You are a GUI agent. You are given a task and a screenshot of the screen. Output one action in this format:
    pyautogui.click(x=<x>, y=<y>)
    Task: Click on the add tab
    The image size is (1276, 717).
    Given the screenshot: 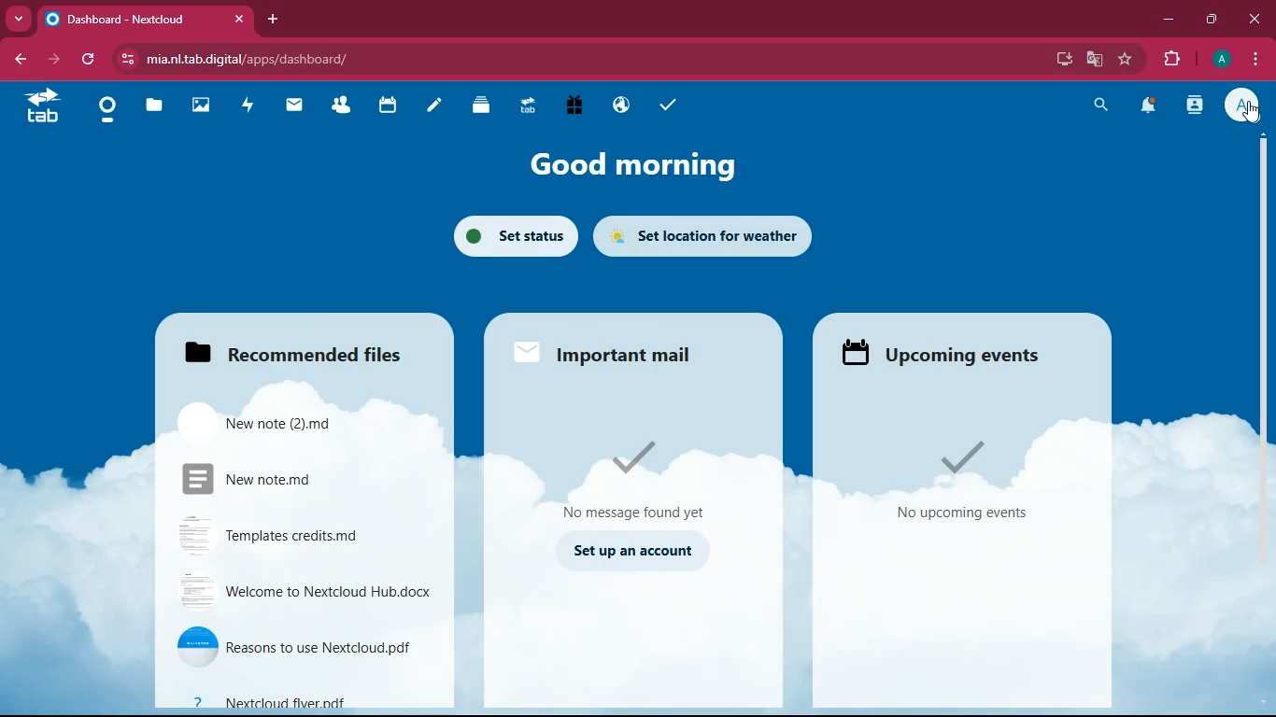 What is the action you would take?
    pyautogui.click(x=273, y=19)
    